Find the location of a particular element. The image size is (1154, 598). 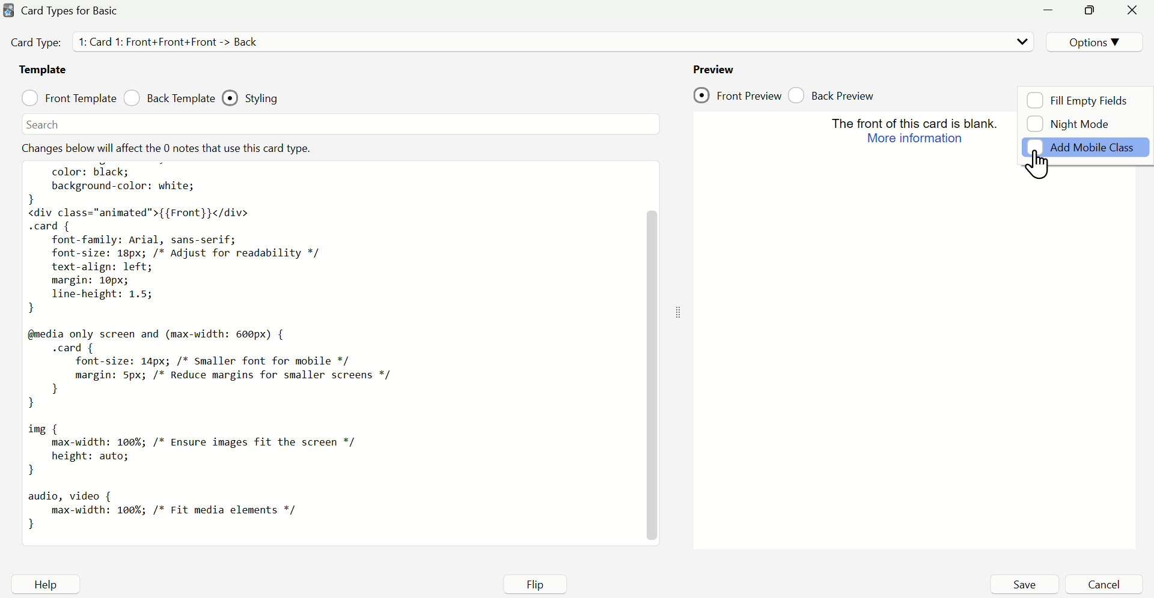

Dropdown is located at coordinates (1020, 41).